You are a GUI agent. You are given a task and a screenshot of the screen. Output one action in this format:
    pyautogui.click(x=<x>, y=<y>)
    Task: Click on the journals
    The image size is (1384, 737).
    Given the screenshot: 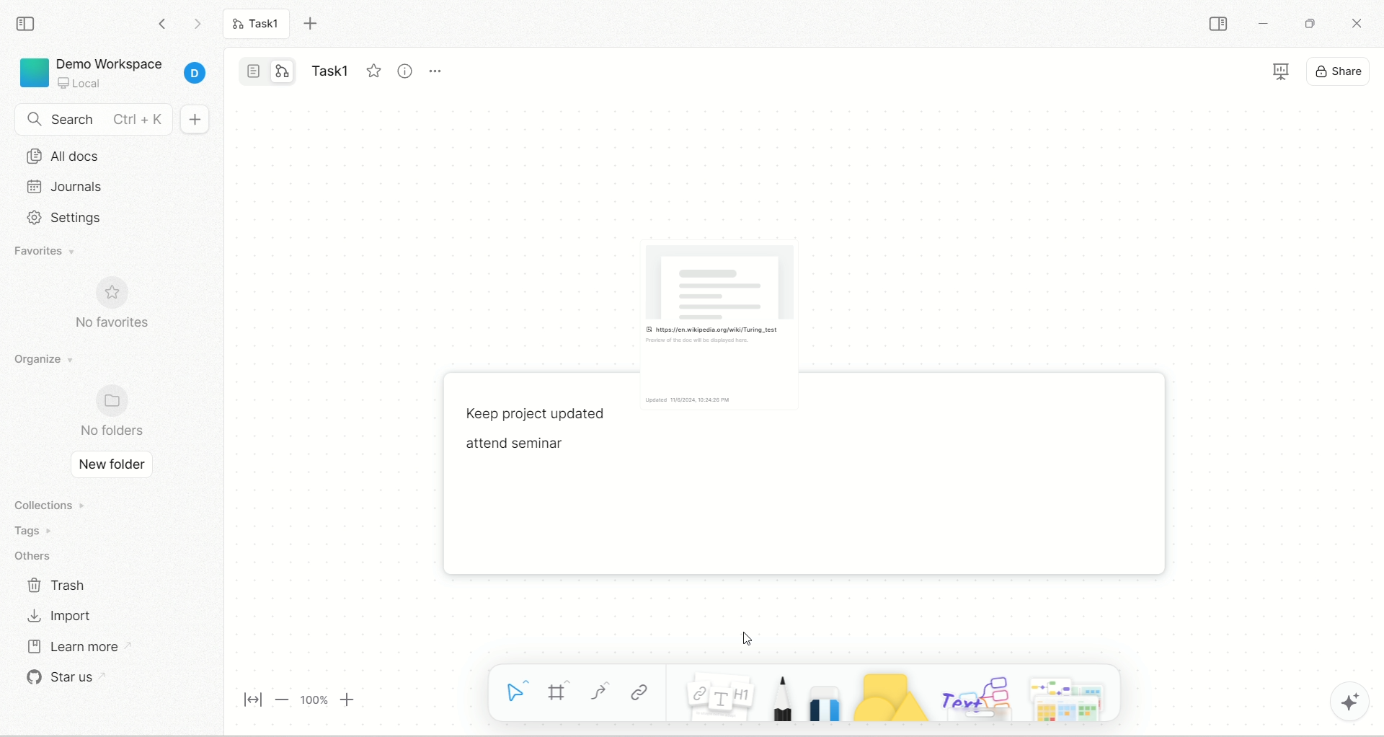 What is the action you would take?
    pyautogui.click(x=102, y=187)
    